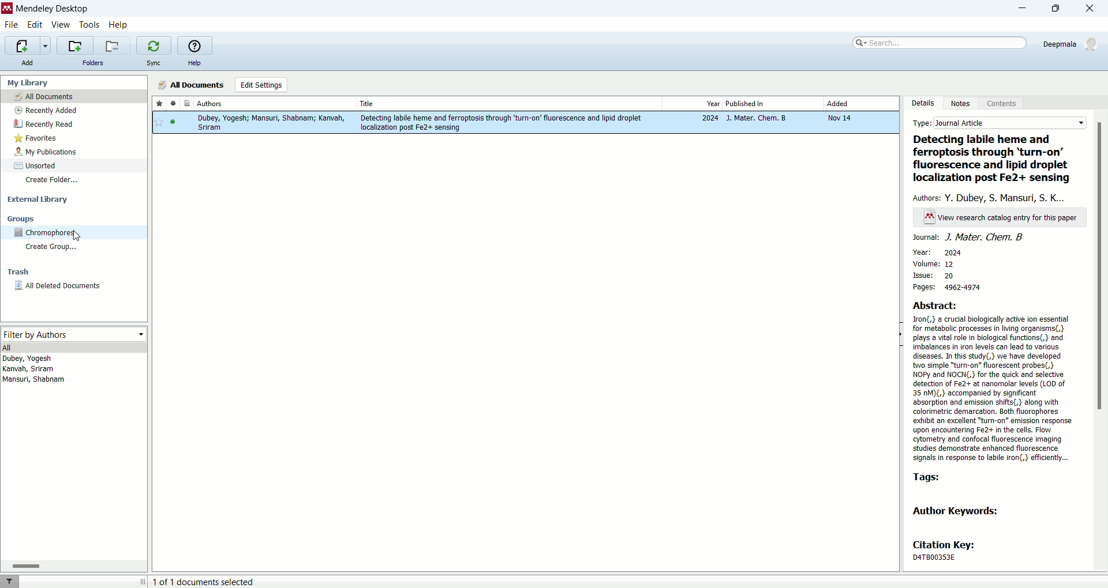 The width and height of the screenshot is (1108, 588). Describe the element at coordinates (1001, 218) in the screenshot. I see `text` at that location.